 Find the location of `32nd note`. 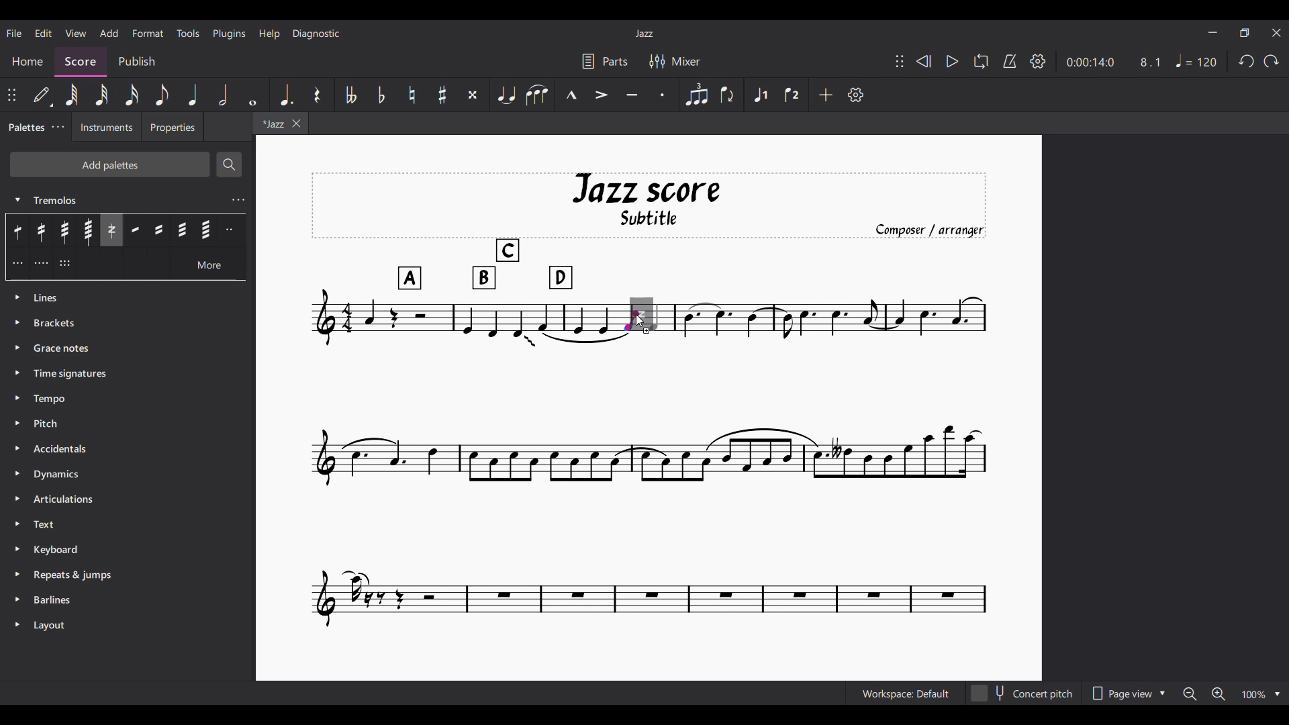

32nd note is located at coordinates (101, 95).